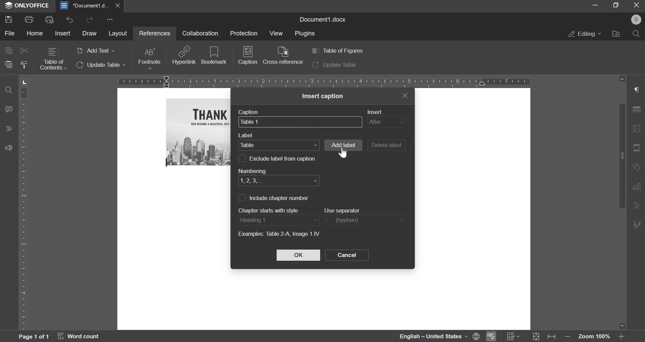  Describe the element at coordinates (10, 34) in the screenshot. I see `file` at that location.